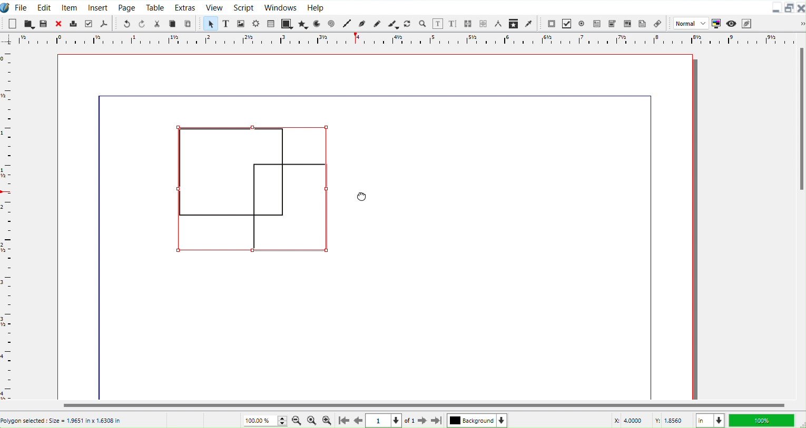 This screenshot has height=428, width=806. I want to click on Preview mode, so click(731, 23).